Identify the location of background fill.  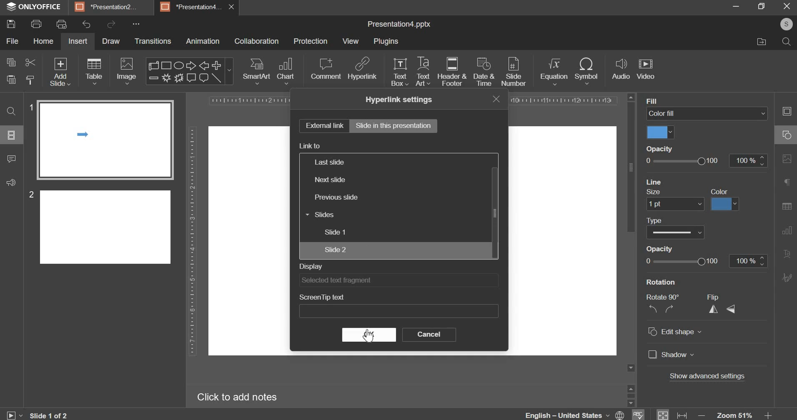
(708, 113).